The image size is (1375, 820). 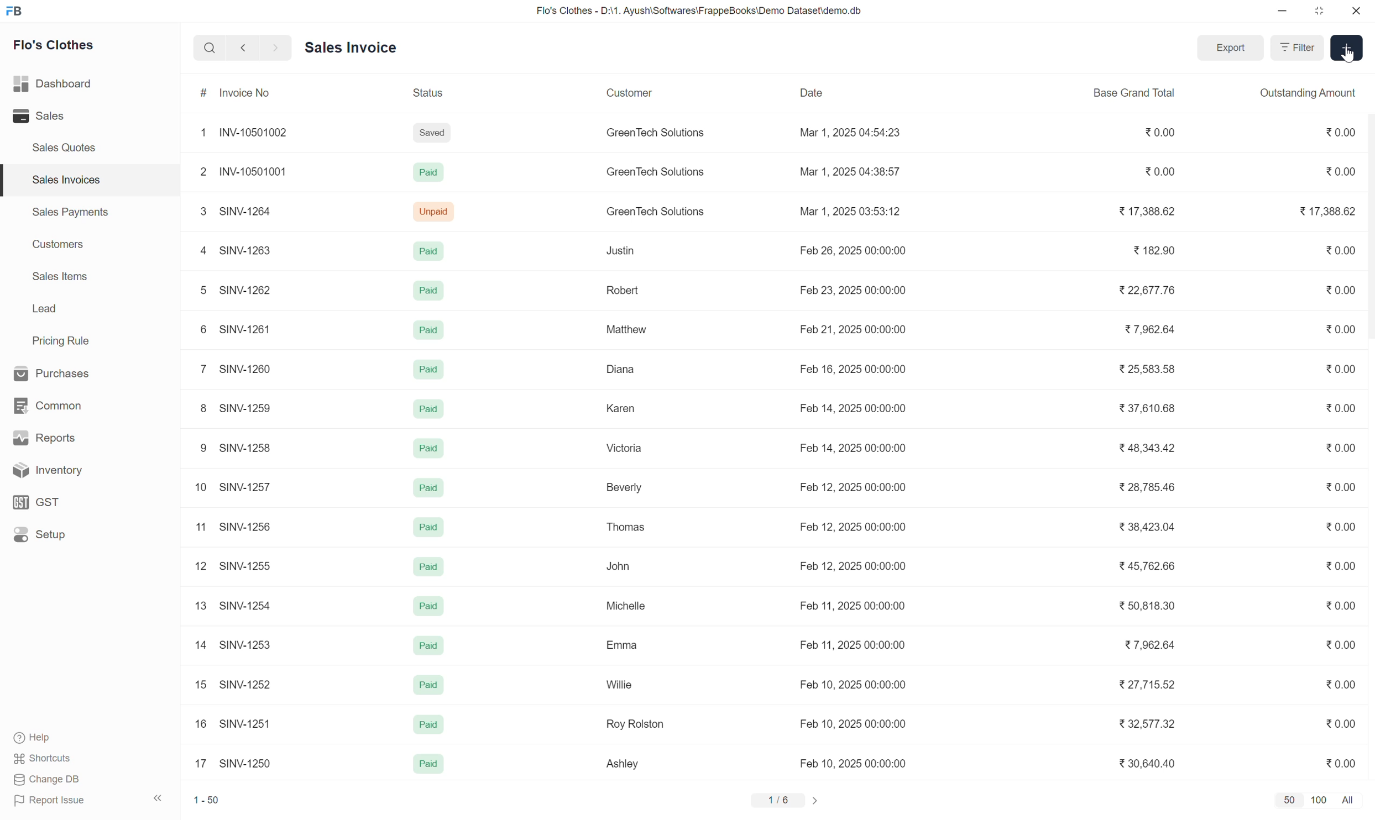 What do you see at coordinates (200, 765) in the screenshot?
I see `17` at bounding box center [200, 765].